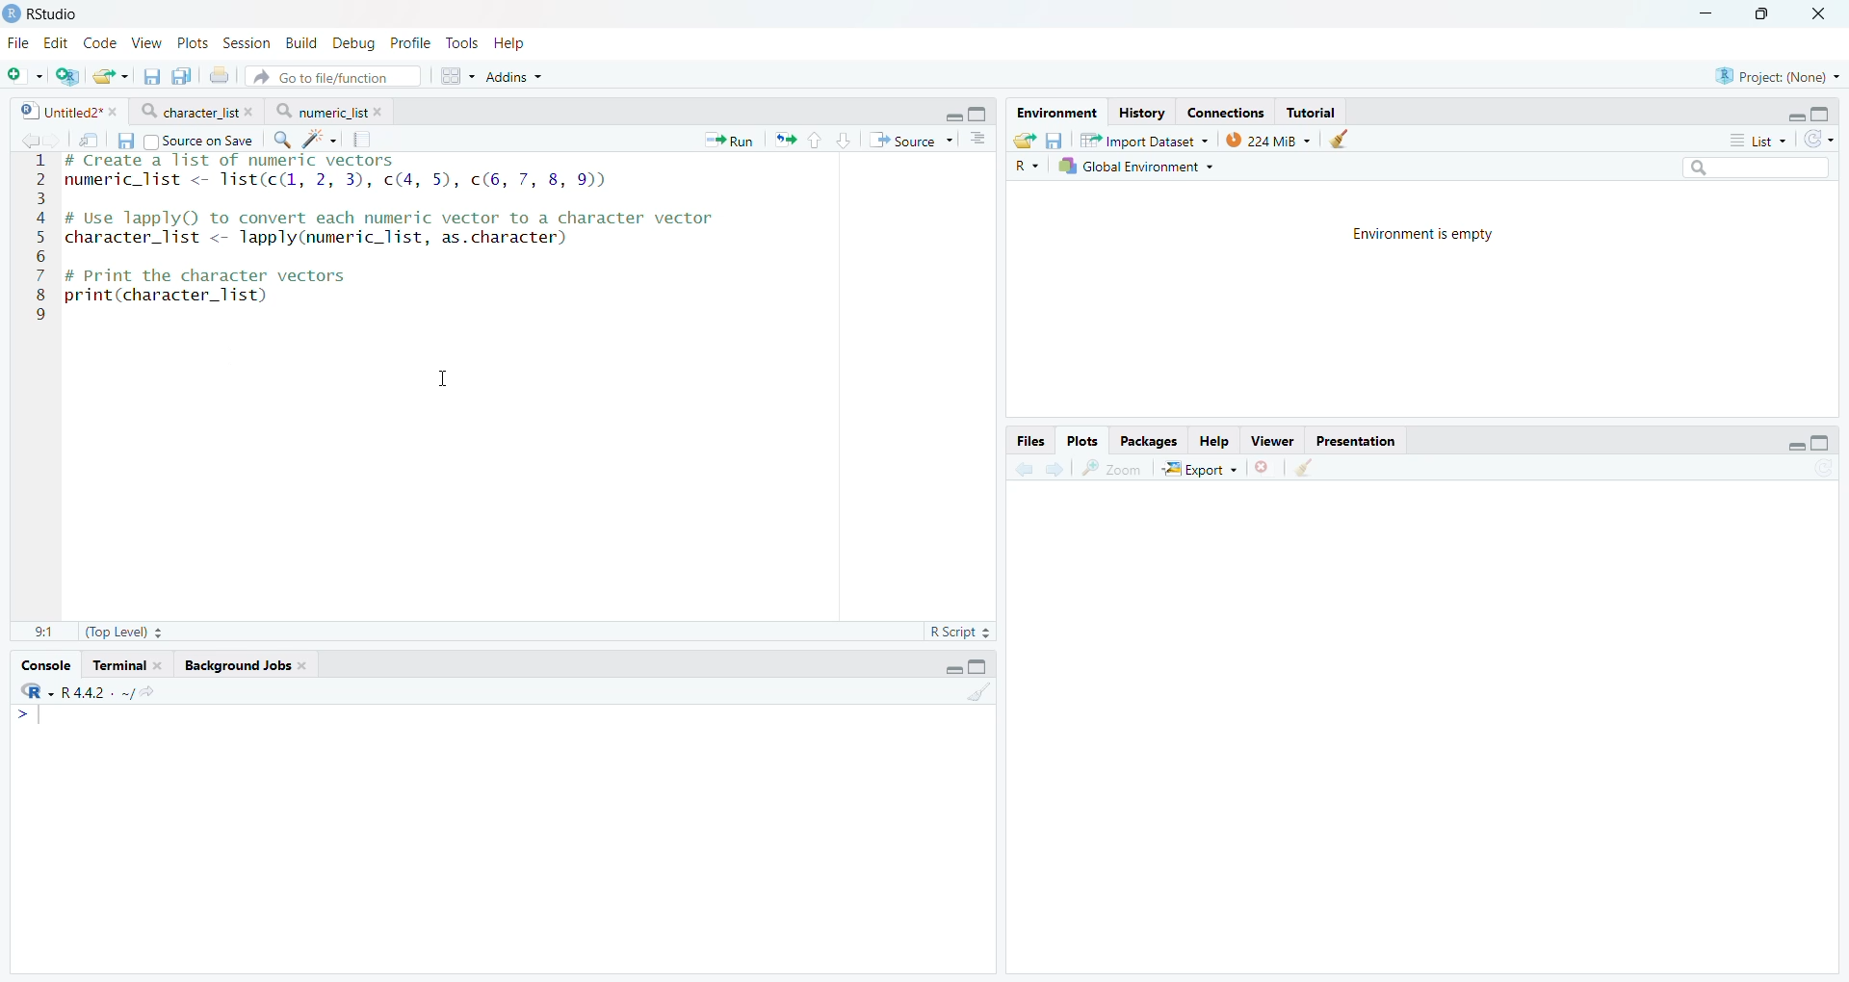  I want to click on Clear, so click(1345, 140).